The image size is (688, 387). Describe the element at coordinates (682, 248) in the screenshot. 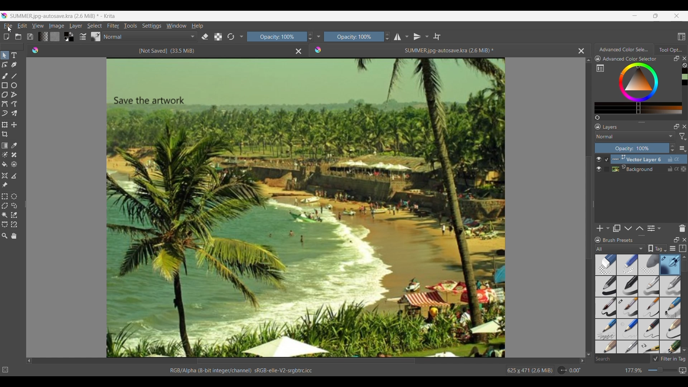

I see `Storage resources` at that location.